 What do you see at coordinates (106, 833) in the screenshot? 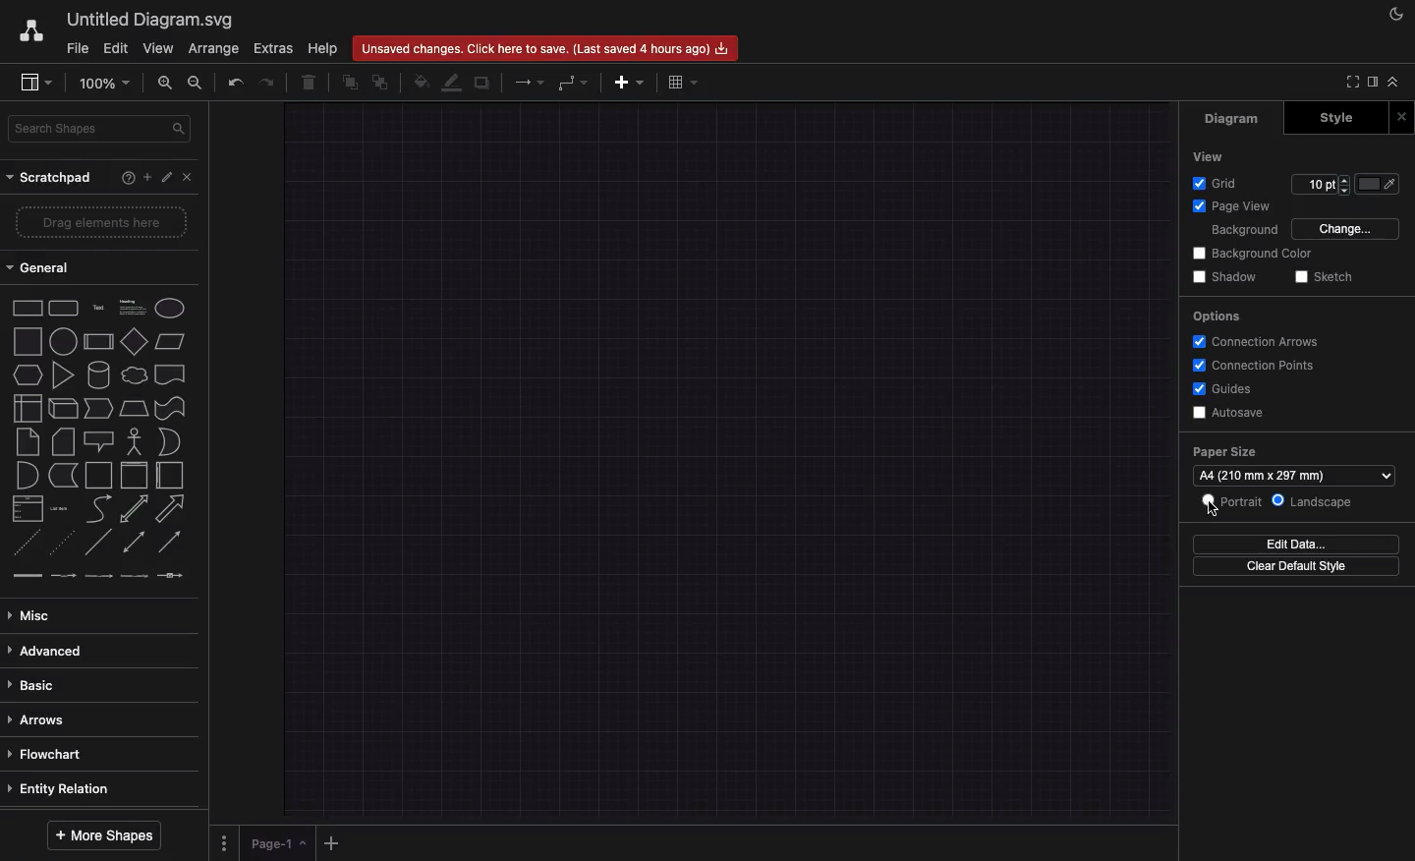
I see `More shapes` at bounding box center [106, 833].